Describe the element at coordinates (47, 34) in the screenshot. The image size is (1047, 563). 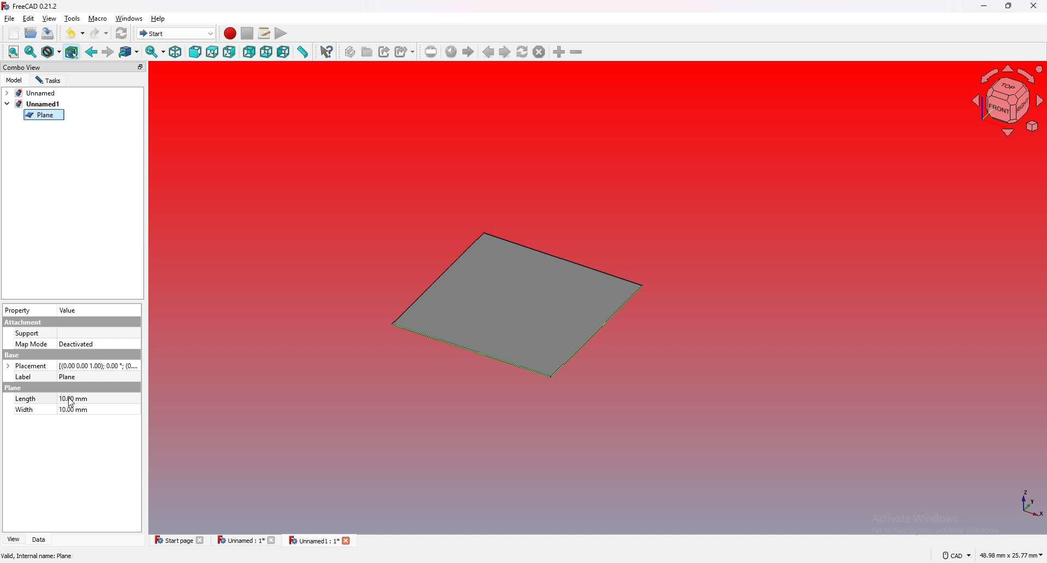
I see `save` at that location.